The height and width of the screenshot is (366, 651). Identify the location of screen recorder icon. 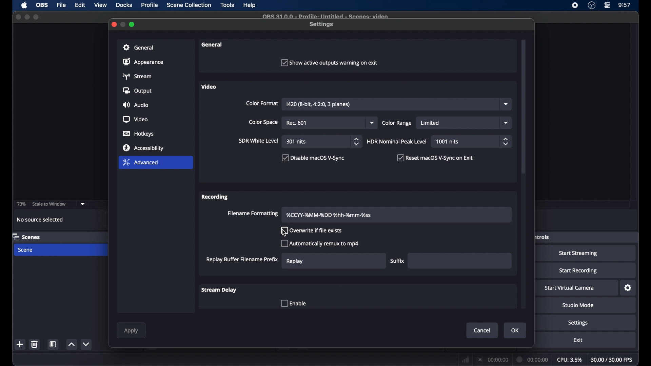
(575, 5).